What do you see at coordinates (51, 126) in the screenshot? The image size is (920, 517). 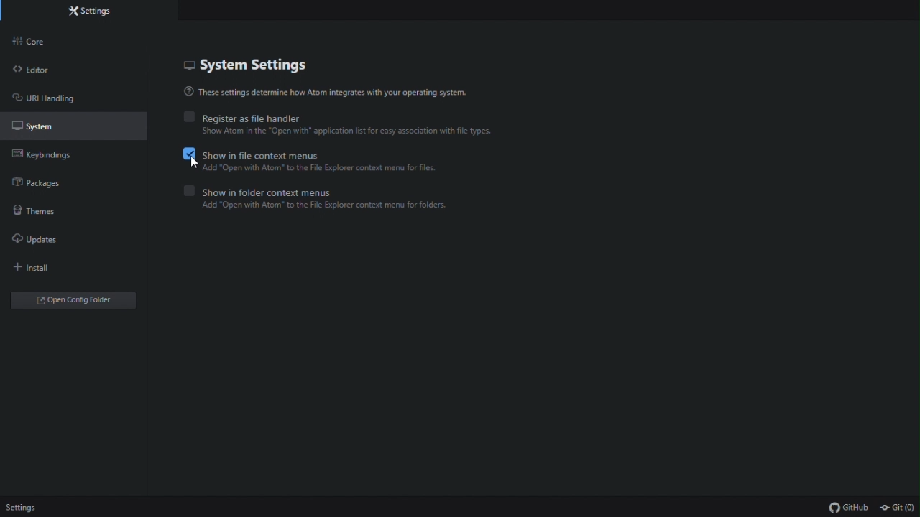 I see `System` at bounding box center [51, 126].